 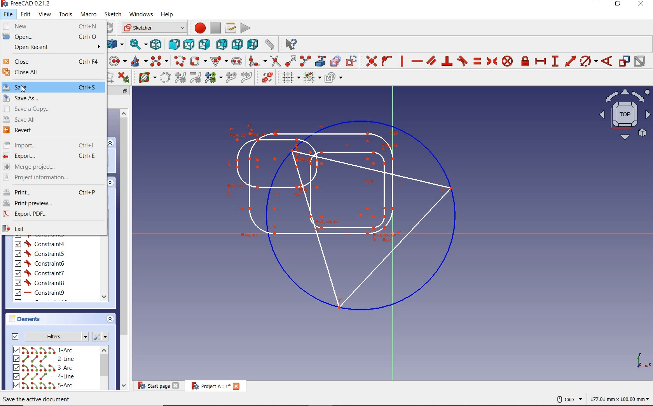 What do you see at coordinates (47, 336) in the screenshot?
I see `filters` at bounding box center [47, 336].